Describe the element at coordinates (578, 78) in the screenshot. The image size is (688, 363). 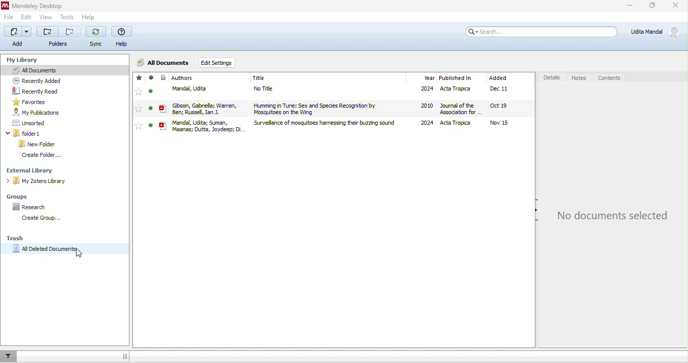
I see `notes` at that location.